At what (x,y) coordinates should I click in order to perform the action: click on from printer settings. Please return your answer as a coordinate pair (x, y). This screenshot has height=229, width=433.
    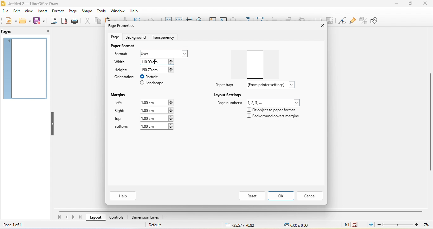
    Looking at the image, I should click on (273, 85).